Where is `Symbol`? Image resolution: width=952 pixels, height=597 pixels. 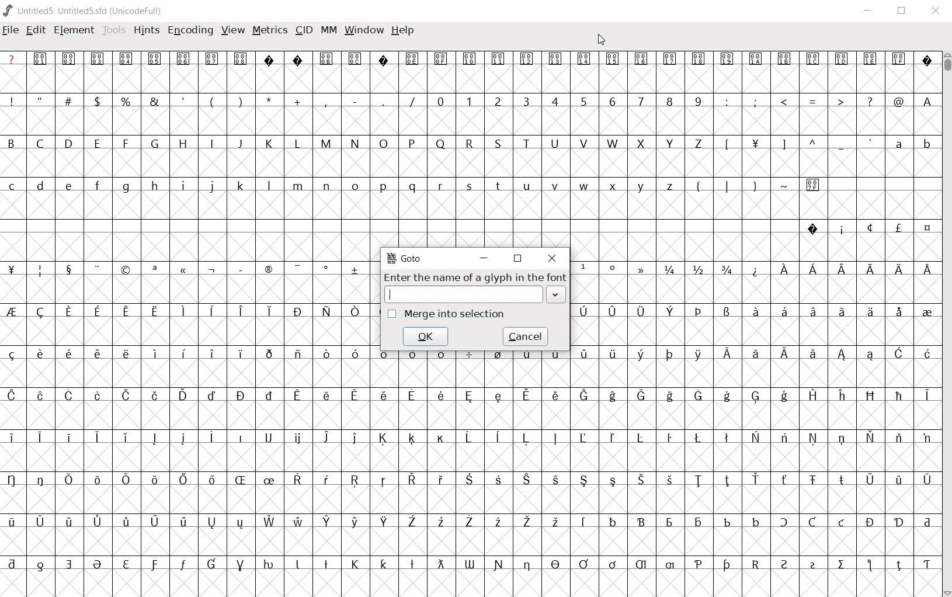
Symbol is located at coordinates (382, 397).